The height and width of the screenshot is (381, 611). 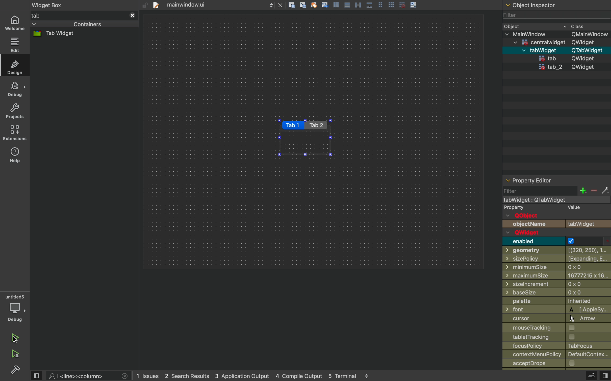 What do you see at coordinates (315, 142) in the screenshot?
I see `Design area` at bounding box center [315, 142].